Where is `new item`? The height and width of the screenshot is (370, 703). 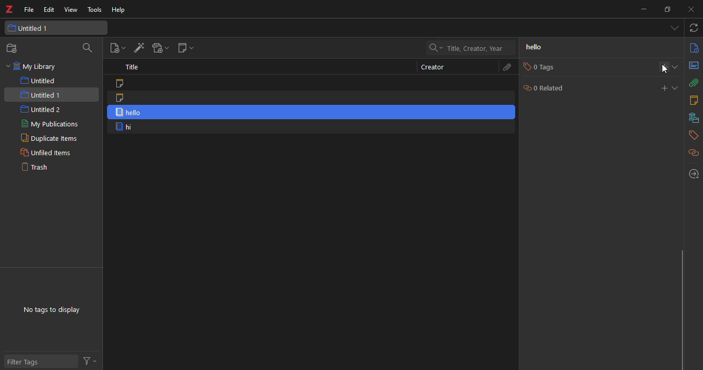 new item is located at coordinates (116, 48).